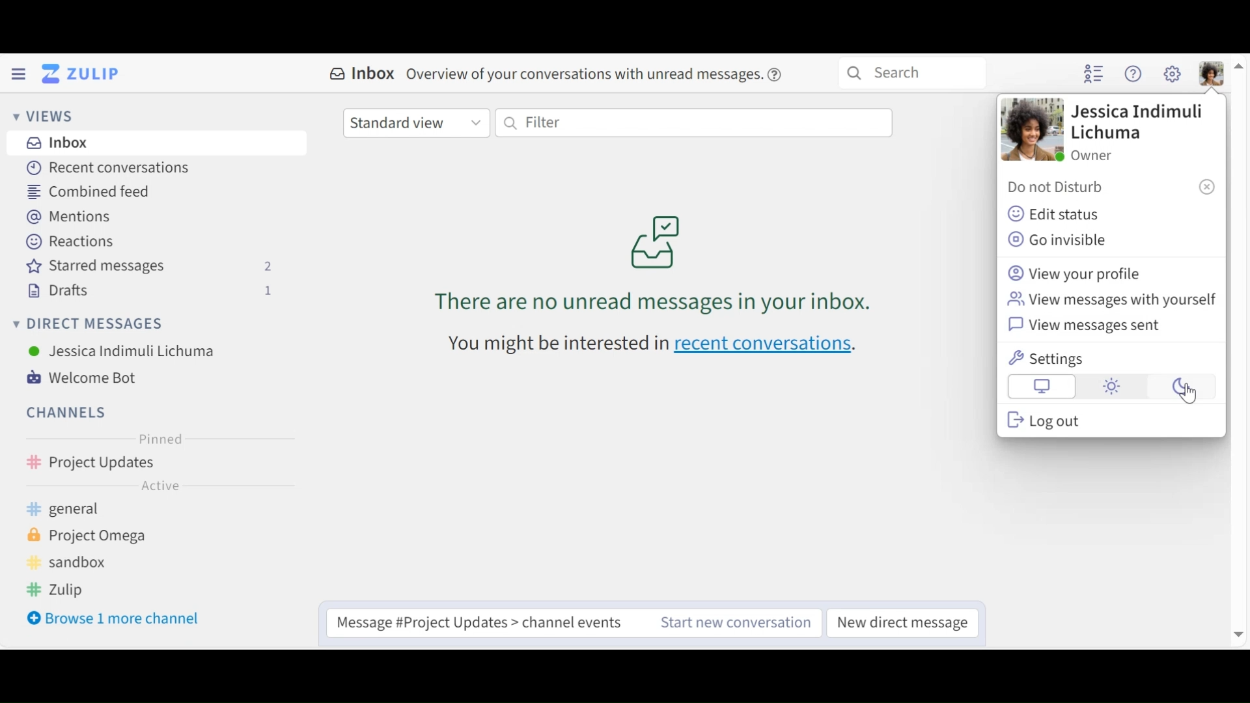 Image resolution: width=1250 pixels, height=703 pixels. Describe the element at coordinates (1213, 74) in the screenshot. I see `Personal menu` at that location.